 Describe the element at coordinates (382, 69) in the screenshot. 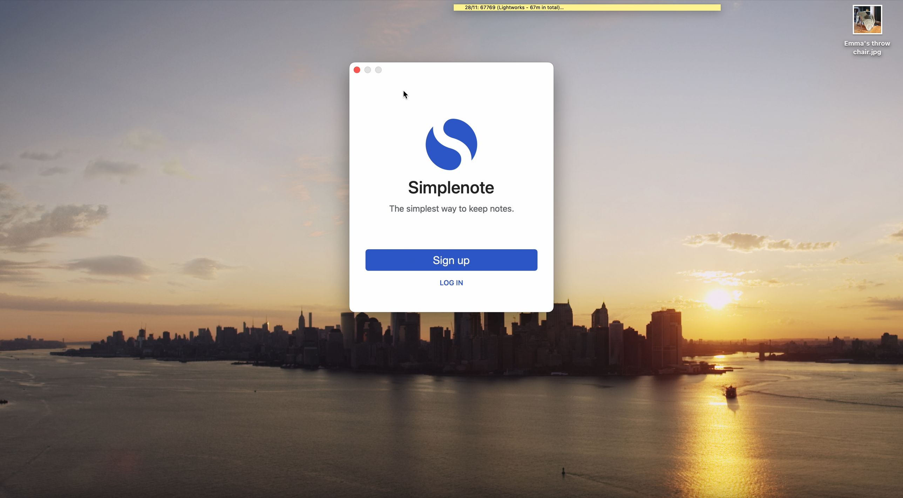

I see `maximize popup` at that location.